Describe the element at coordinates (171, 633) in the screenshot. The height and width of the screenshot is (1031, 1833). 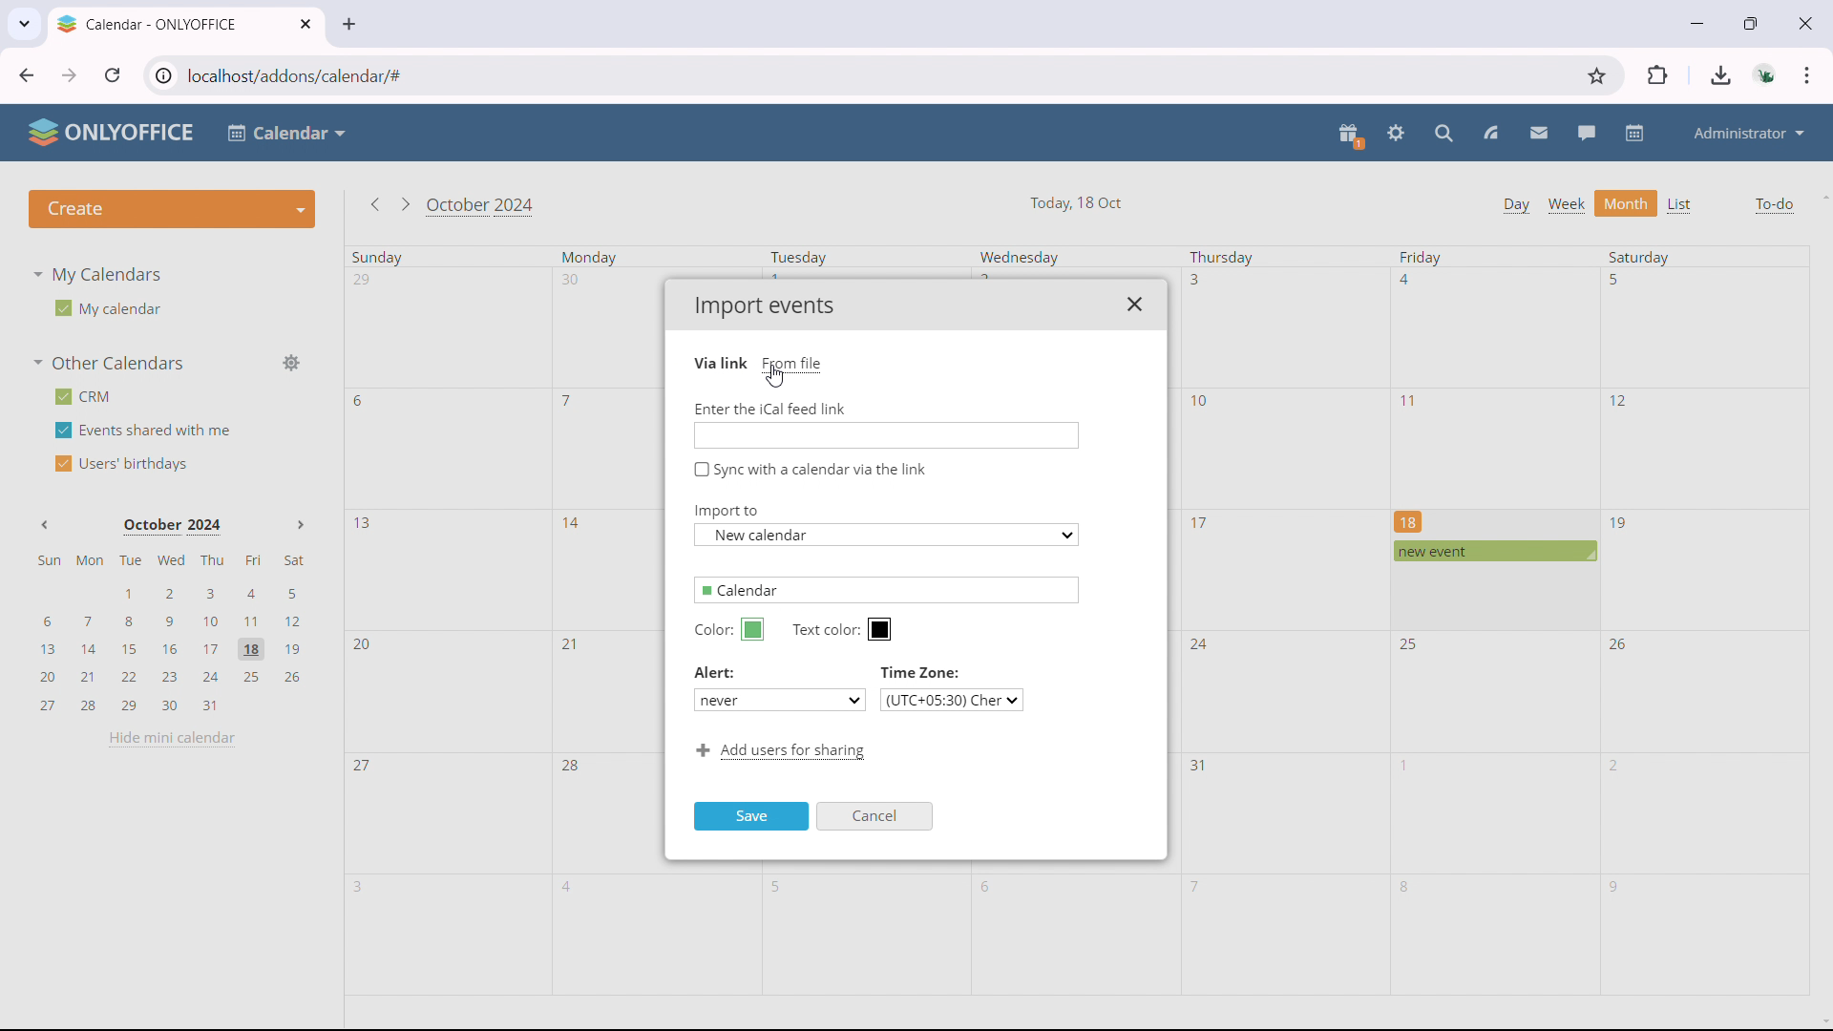
I see `mini calendar` at that location.